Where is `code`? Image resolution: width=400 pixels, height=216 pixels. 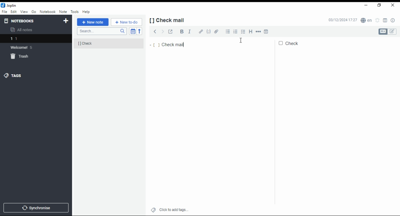 code is located at coordinates (209, 32).